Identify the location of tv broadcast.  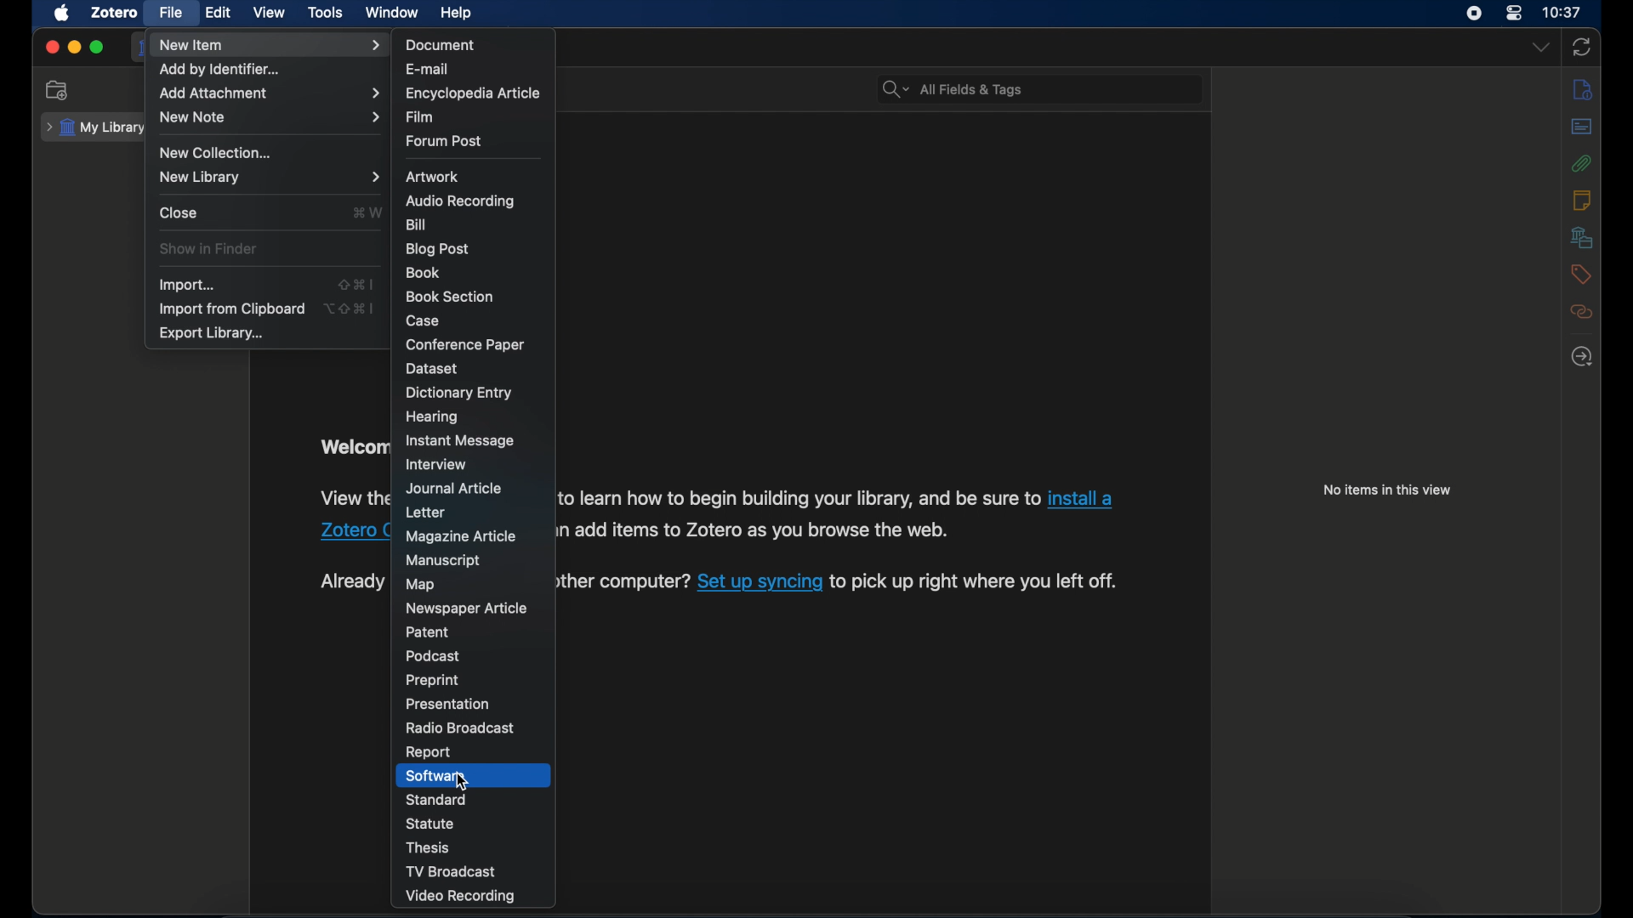
(454, 871).